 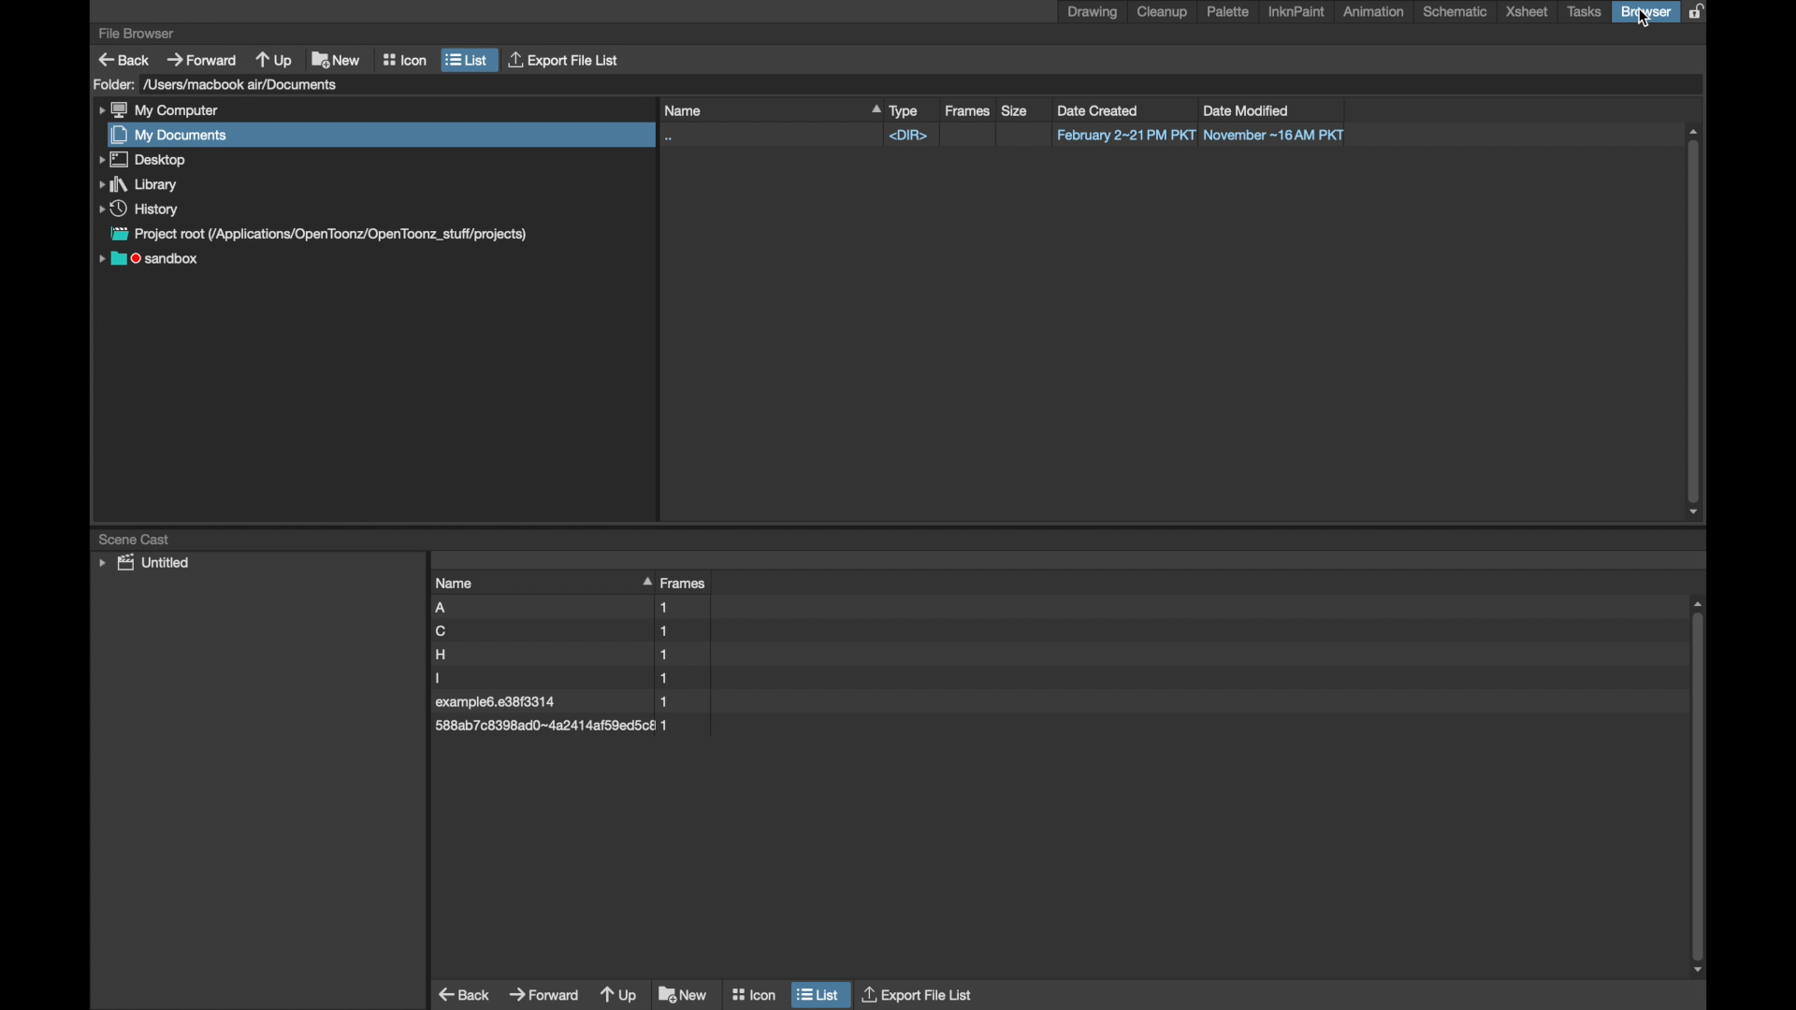 What do you see at coordinates (679, 726) in the screenshot?
I see `1` at bounding box center [679, 726].